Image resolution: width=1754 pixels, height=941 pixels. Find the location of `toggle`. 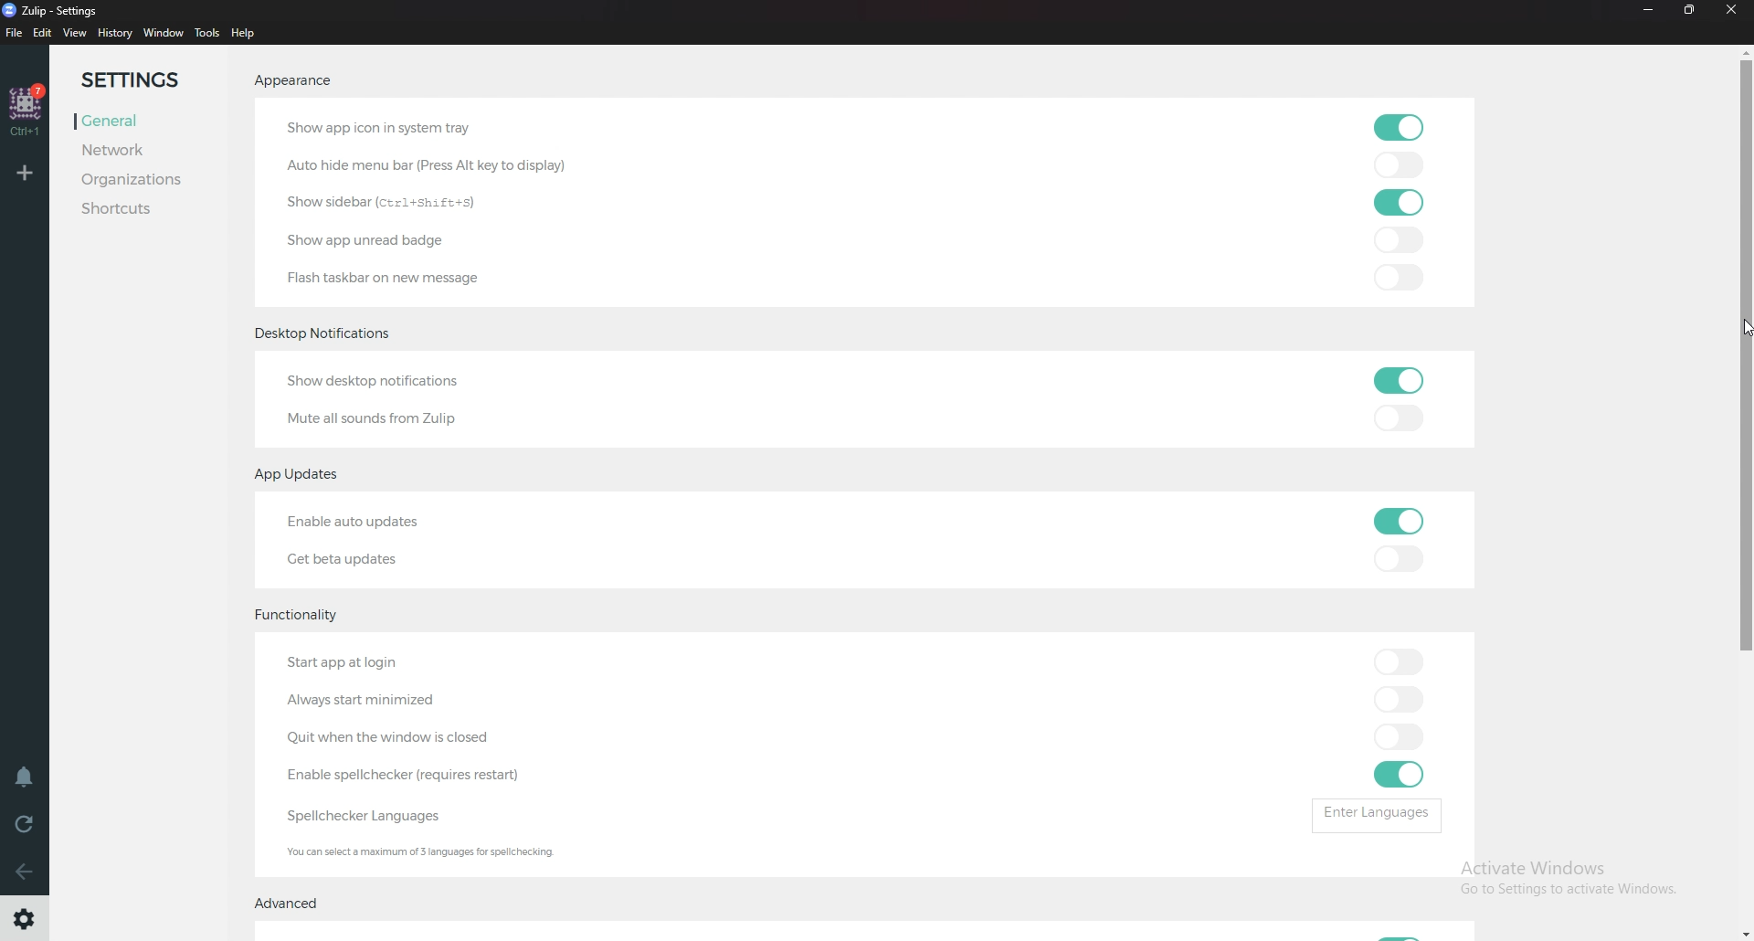

toggle is located at coordinates (1400, 661).